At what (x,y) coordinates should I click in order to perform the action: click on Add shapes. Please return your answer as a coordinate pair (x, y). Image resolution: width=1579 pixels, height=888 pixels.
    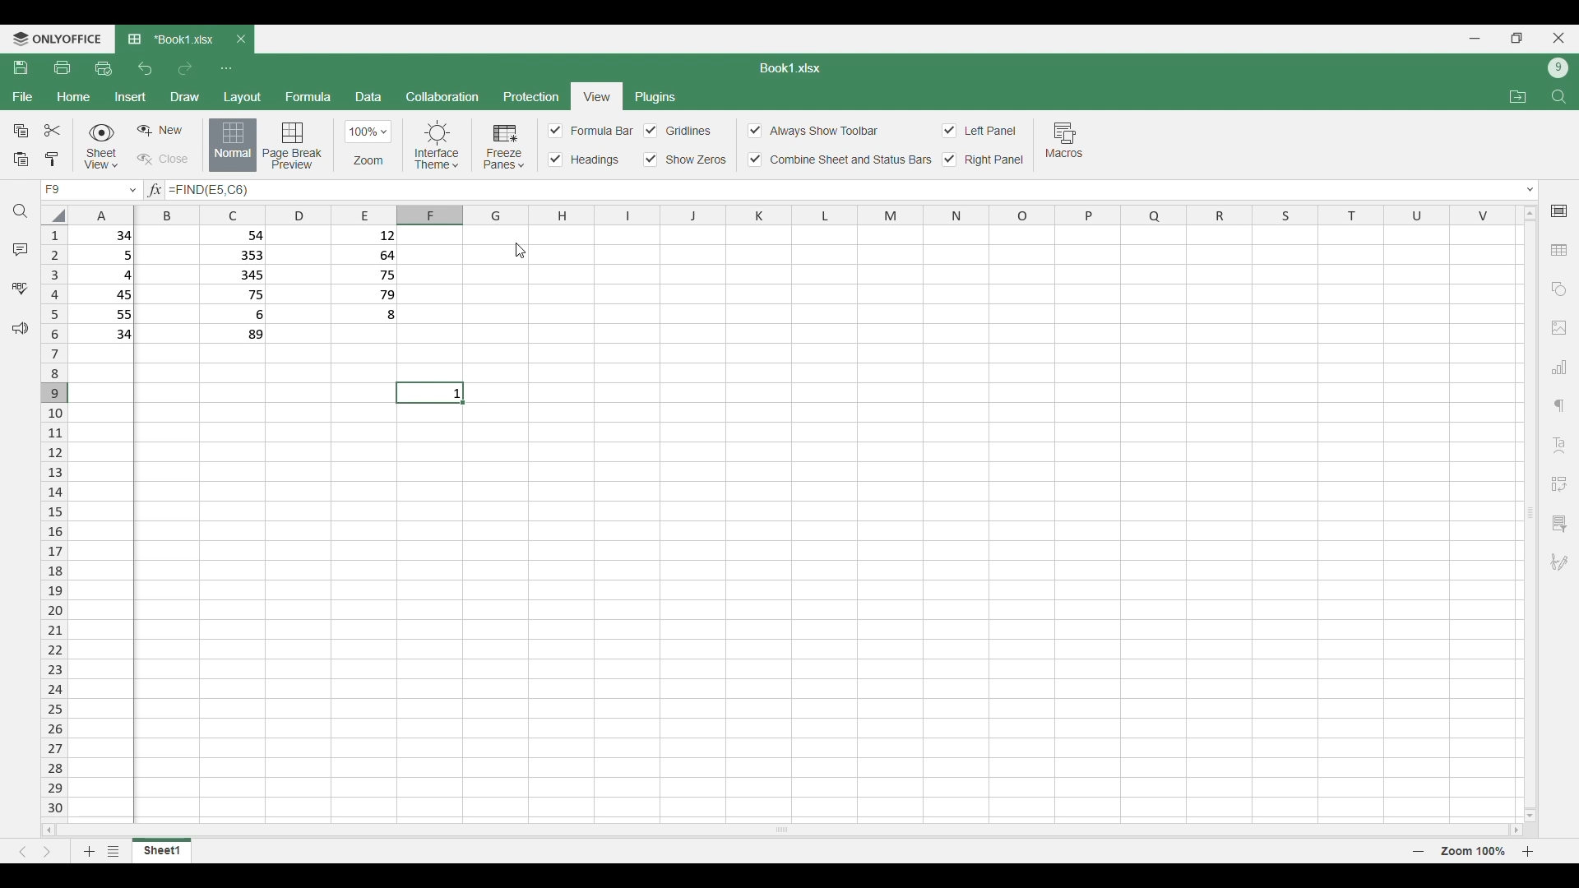
    Looking at the image, I should click on (1559, 289).